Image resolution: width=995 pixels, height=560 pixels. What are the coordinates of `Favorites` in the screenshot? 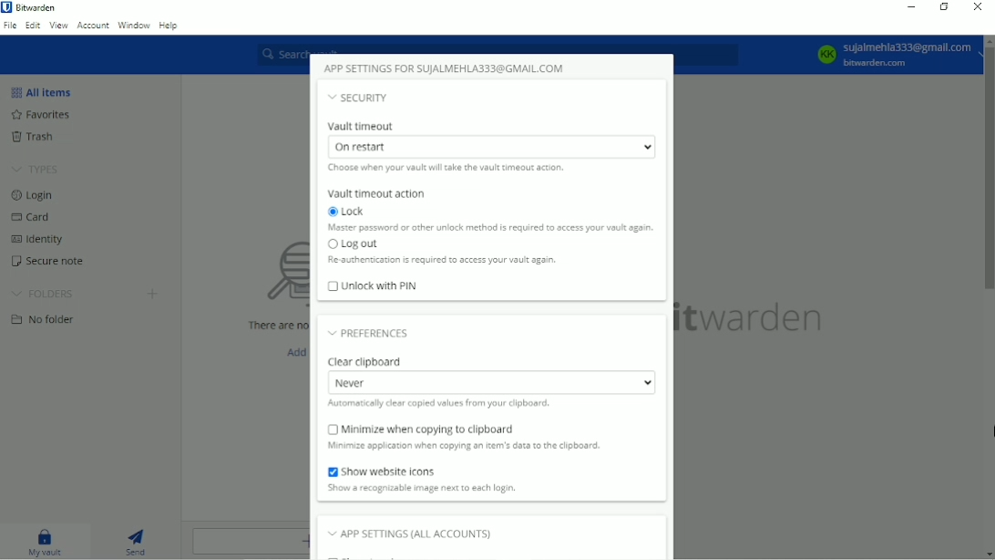 It's located at (40, 114).